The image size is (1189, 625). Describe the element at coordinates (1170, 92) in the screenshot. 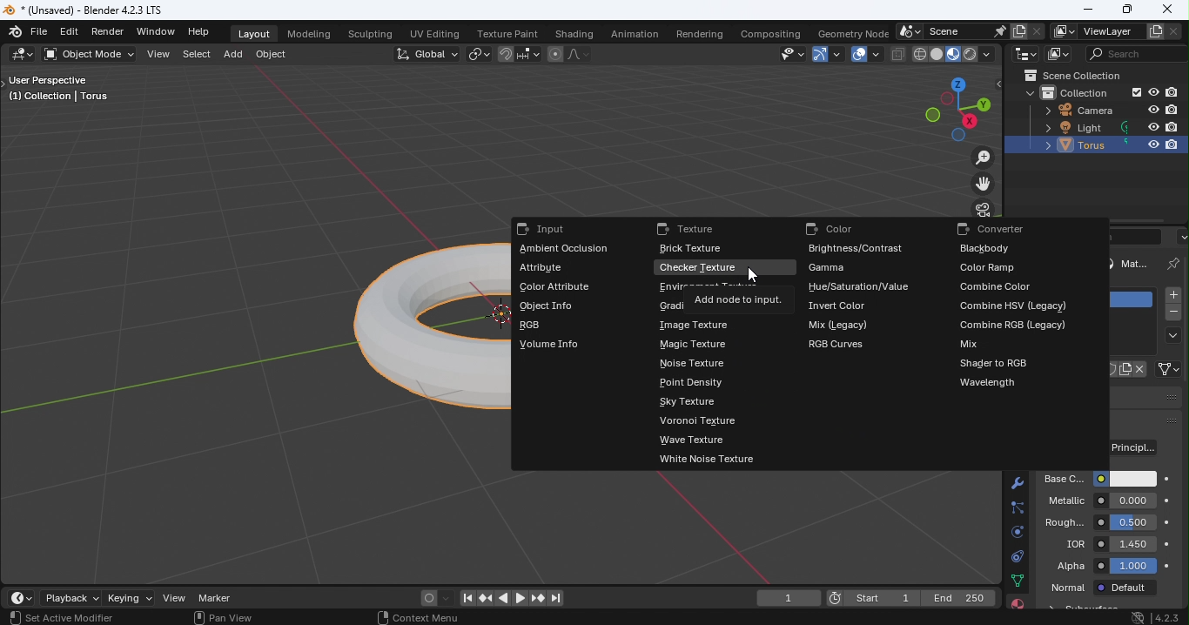

I see `Disable in renders` at that location.